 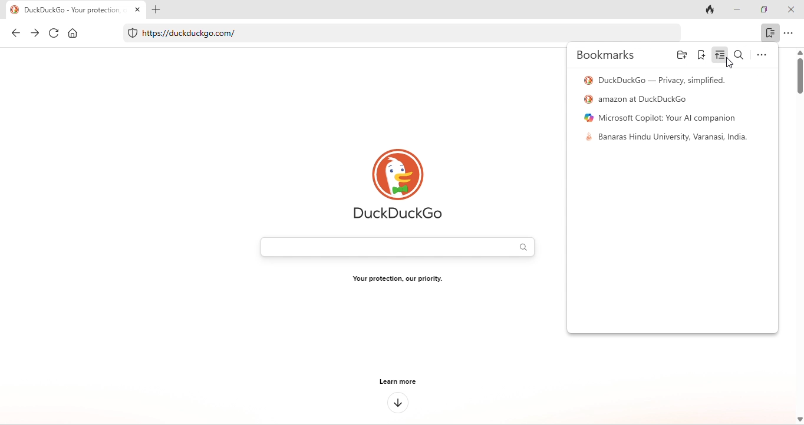 I want to click on Your protection, our priority, so click(x=398, y=281).